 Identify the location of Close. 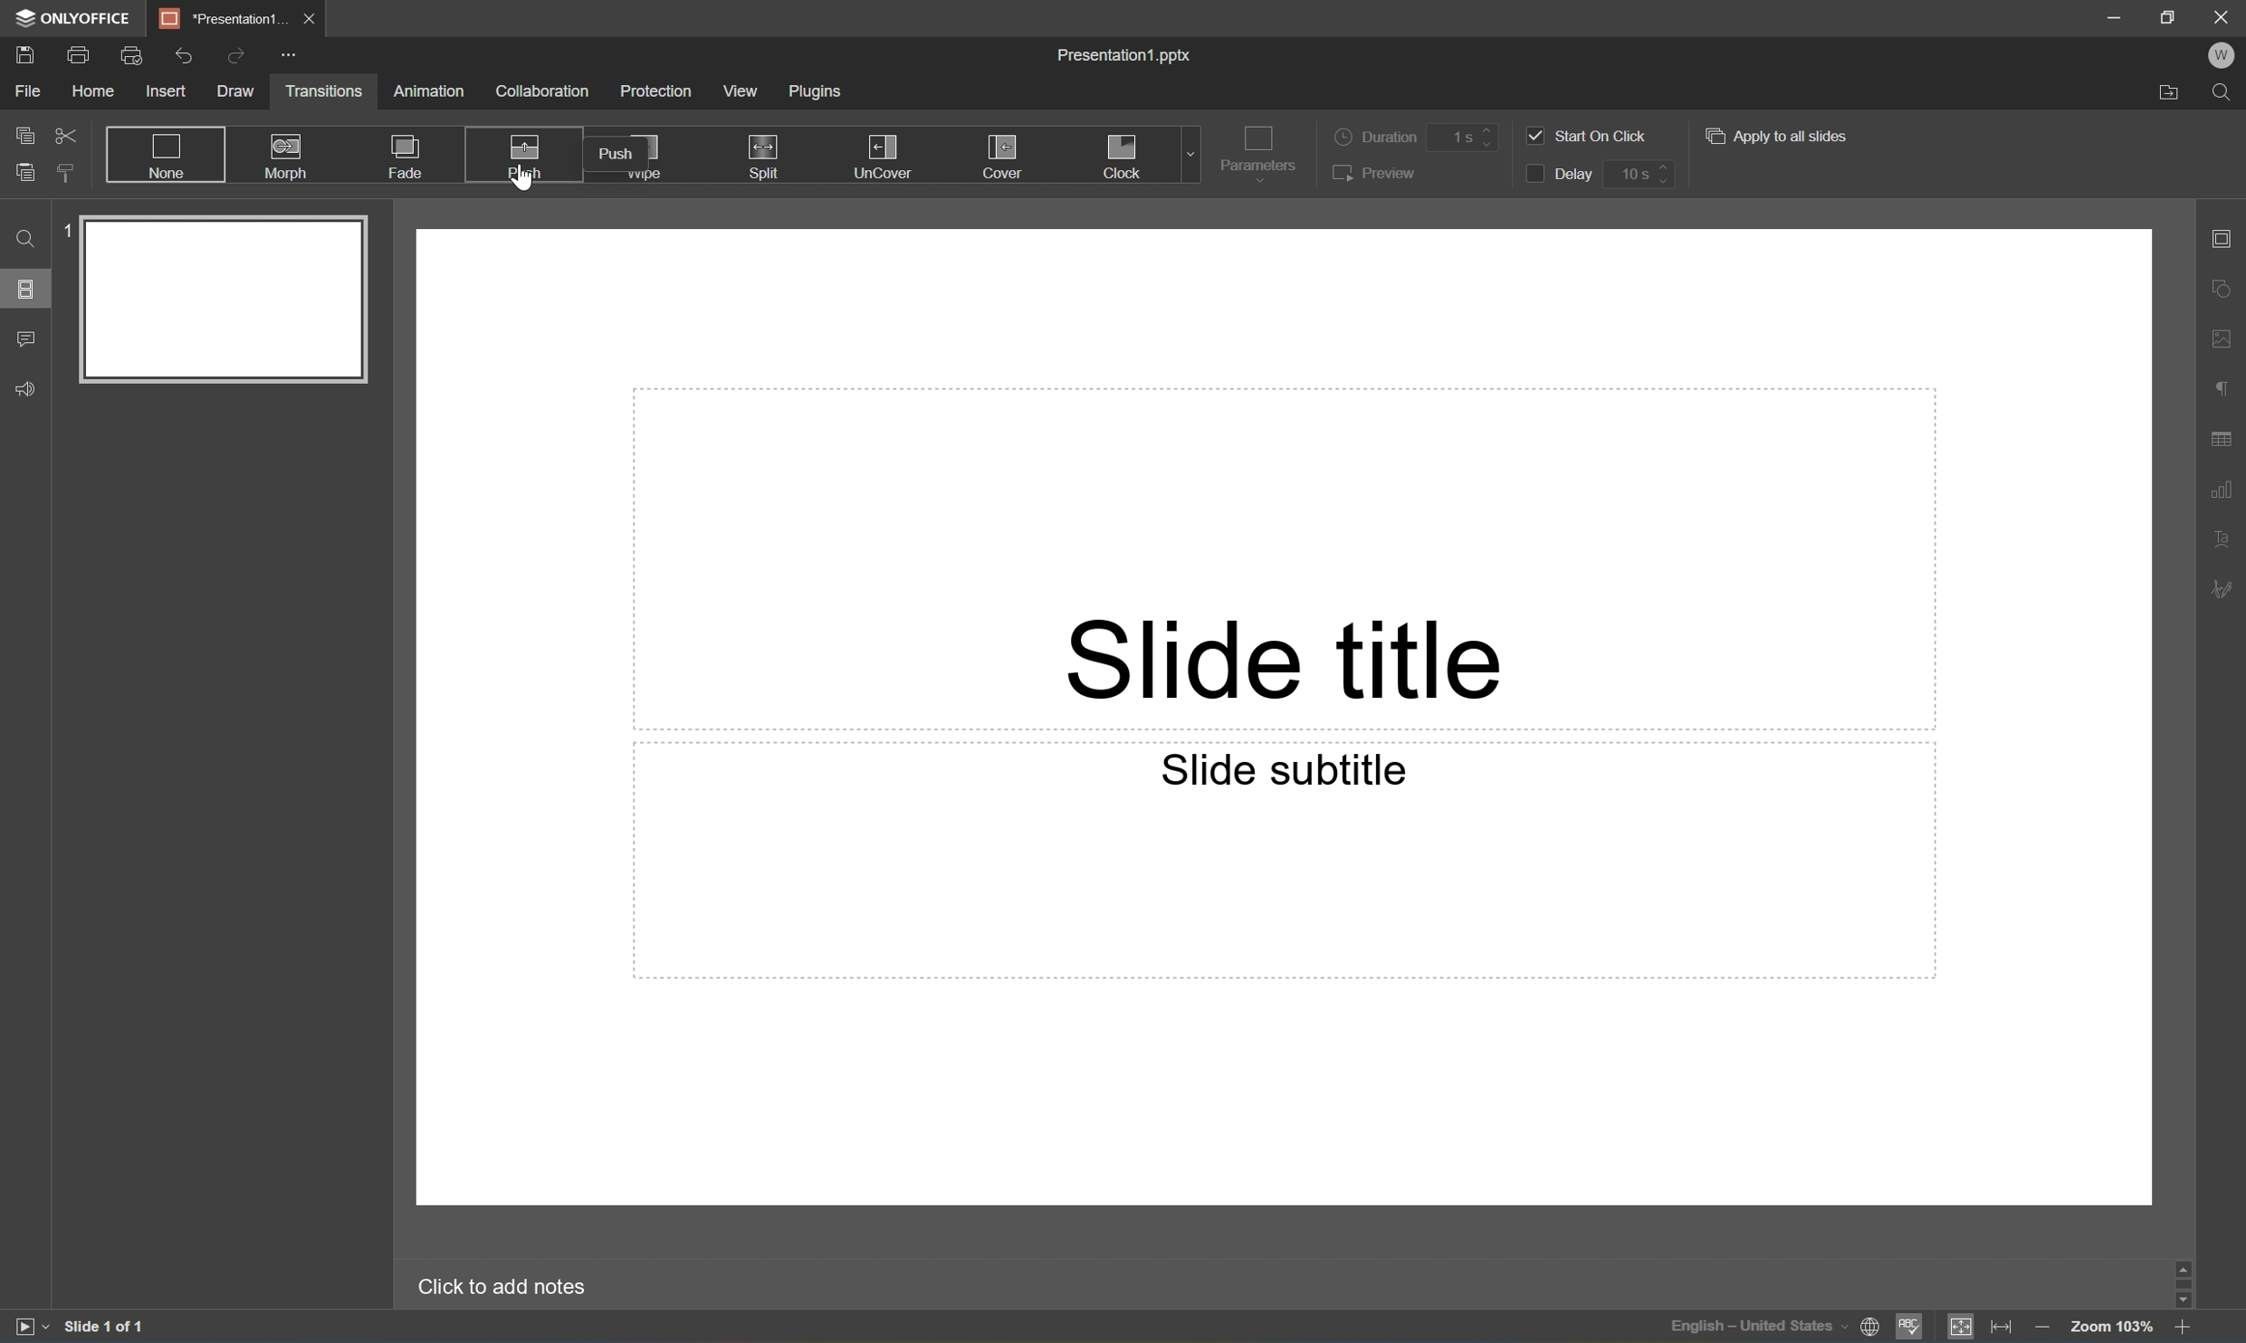
(2217, 15).